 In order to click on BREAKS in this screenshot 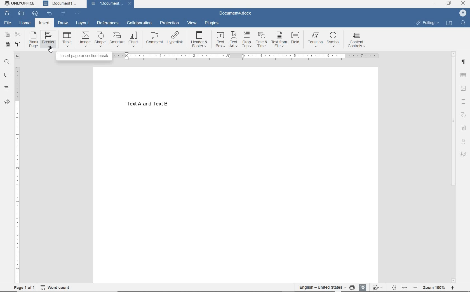, I will do `click(49, 40)`.